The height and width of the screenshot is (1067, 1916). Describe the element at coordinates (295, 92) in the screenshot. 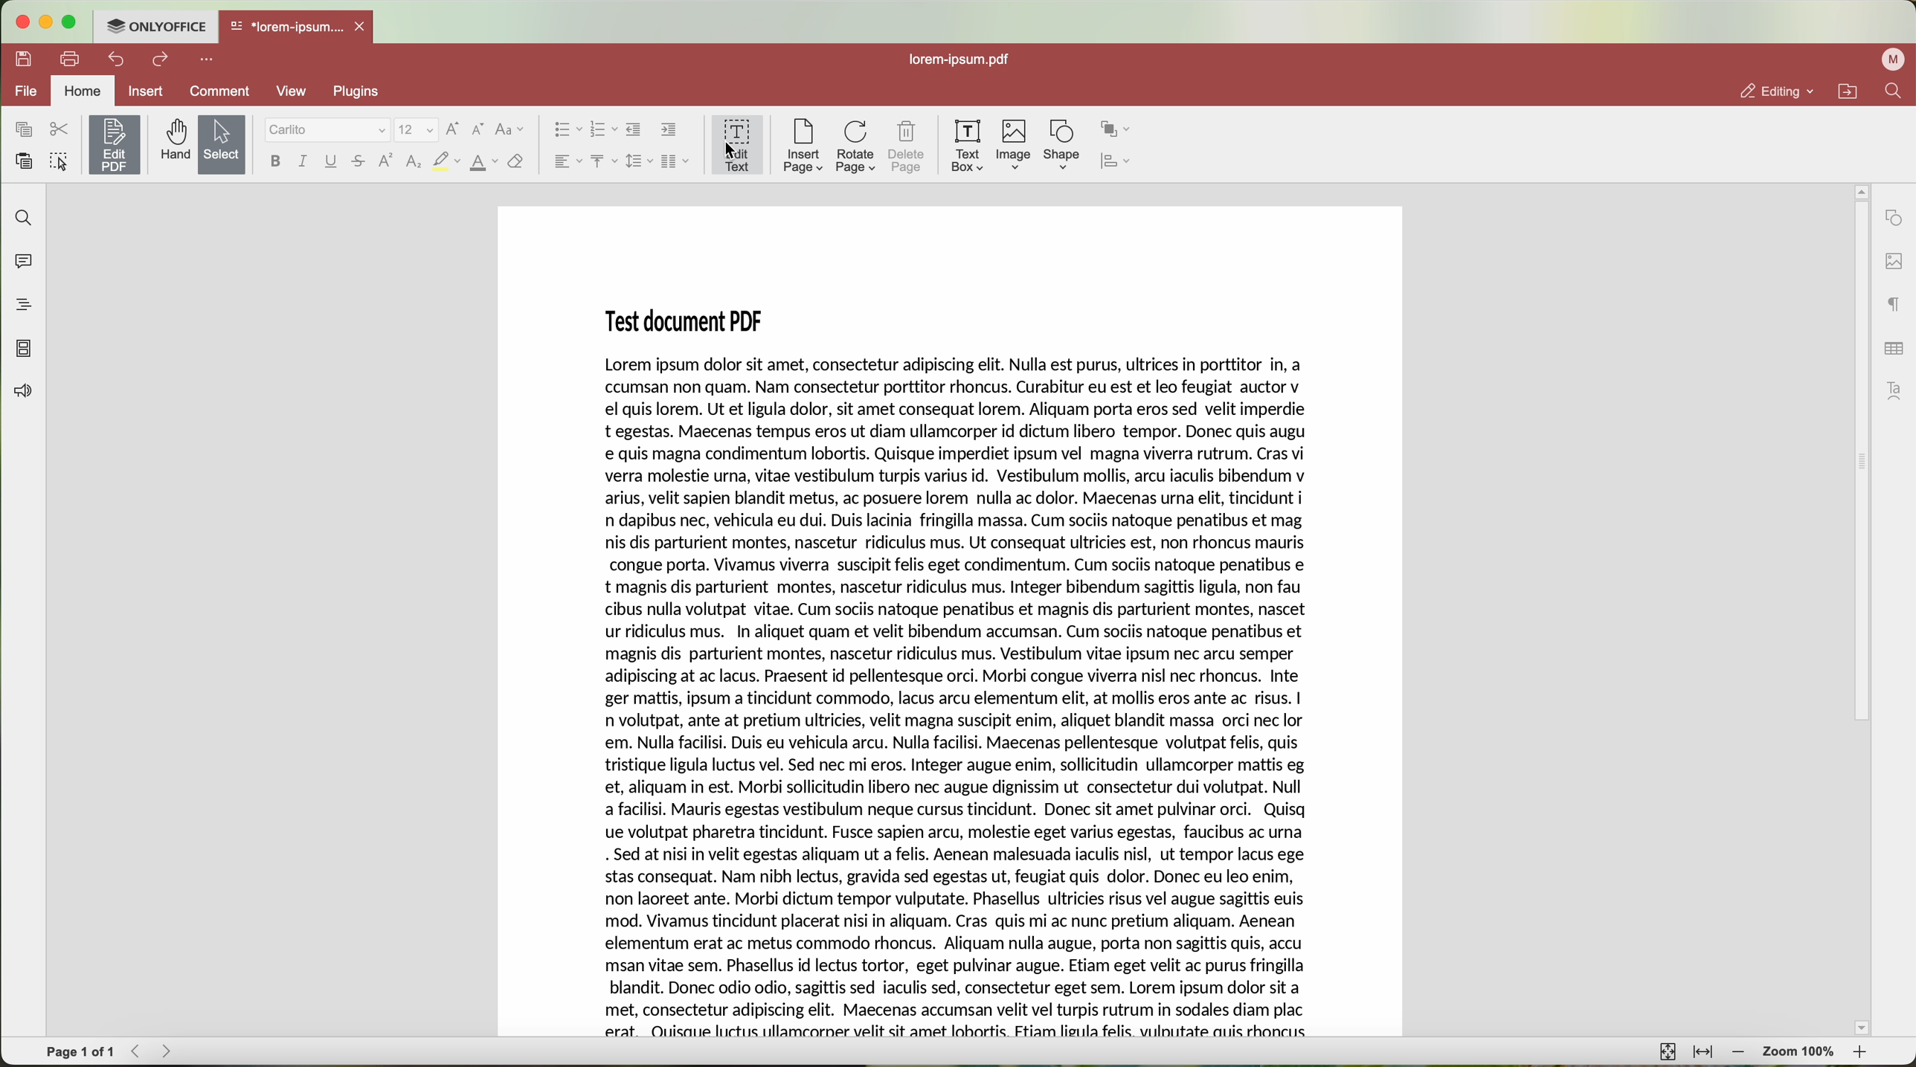

I see `View` at that location.